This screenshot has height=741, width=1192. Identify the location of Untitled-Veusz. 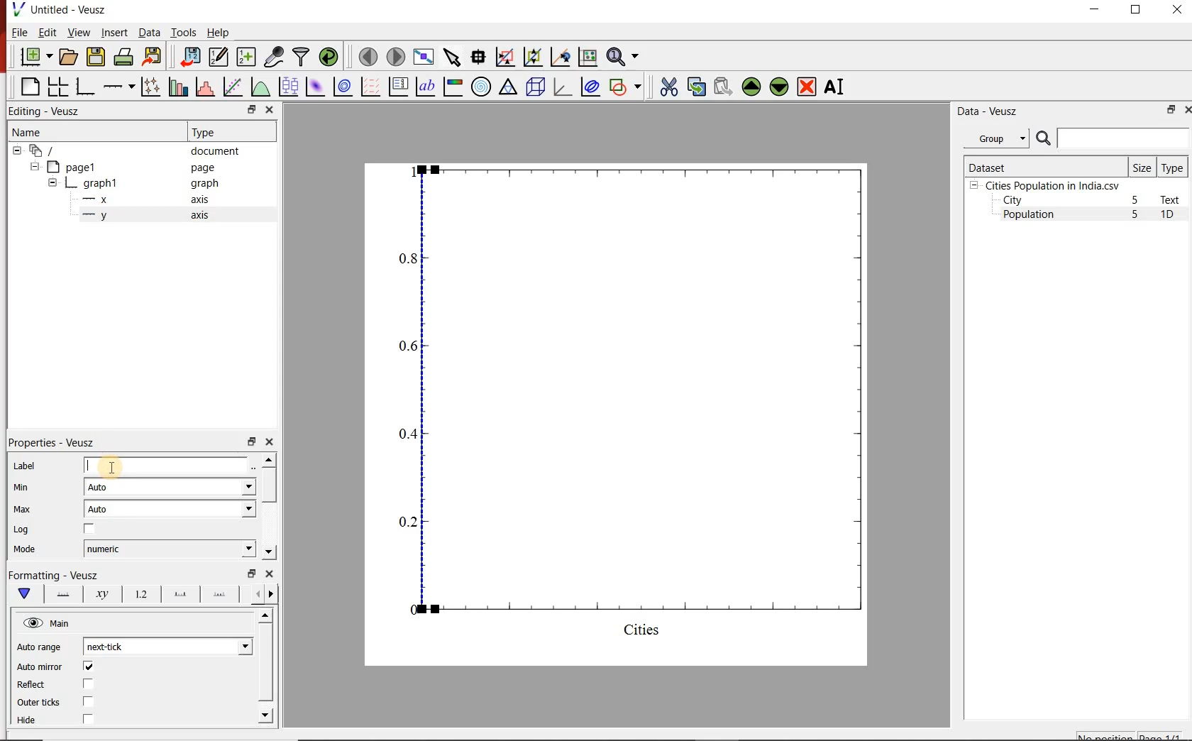
(60, 11).